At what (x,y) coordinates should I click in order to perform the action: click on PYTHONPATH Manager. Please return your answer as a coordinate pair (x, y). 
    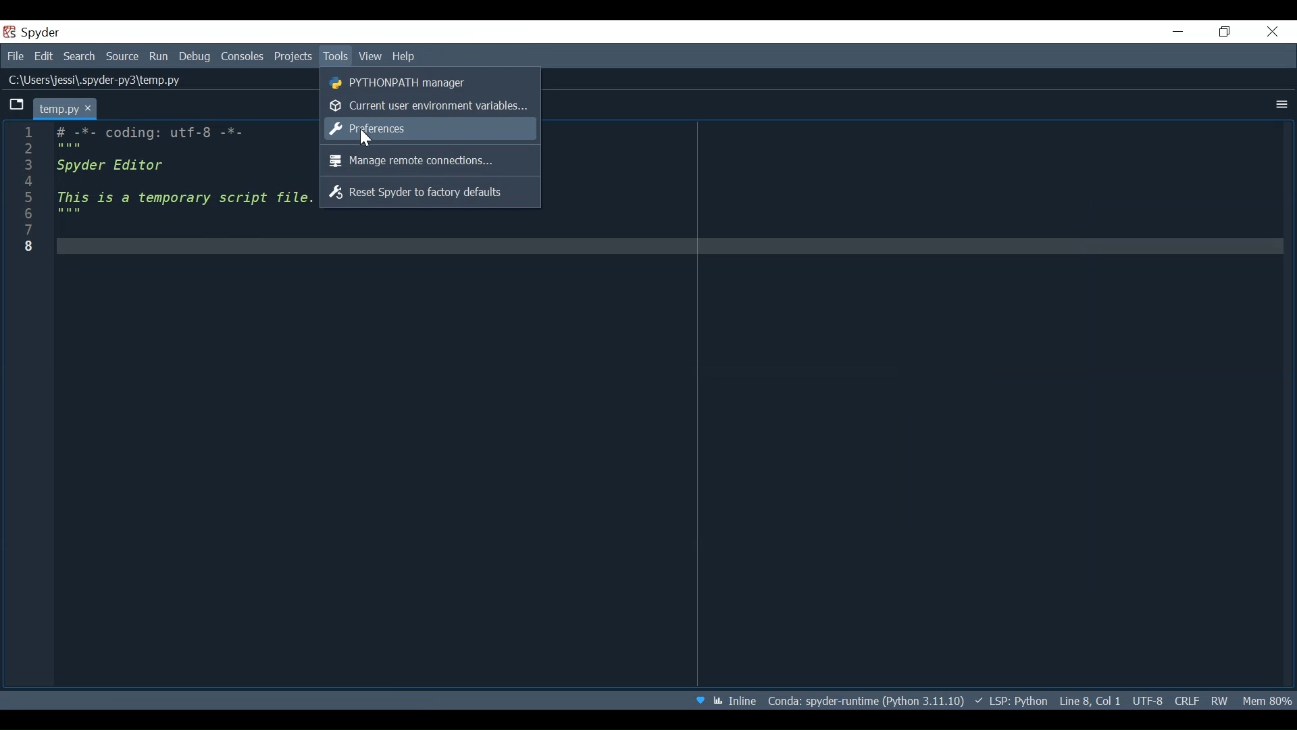
    Looking at the image, I should click on (423, 82).